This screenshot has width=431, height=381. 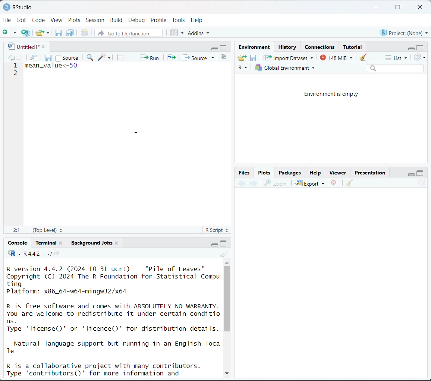 What do you see at coordinates (244, 68) in the screenshot?
I see `R` at bounding box center [244, 68].